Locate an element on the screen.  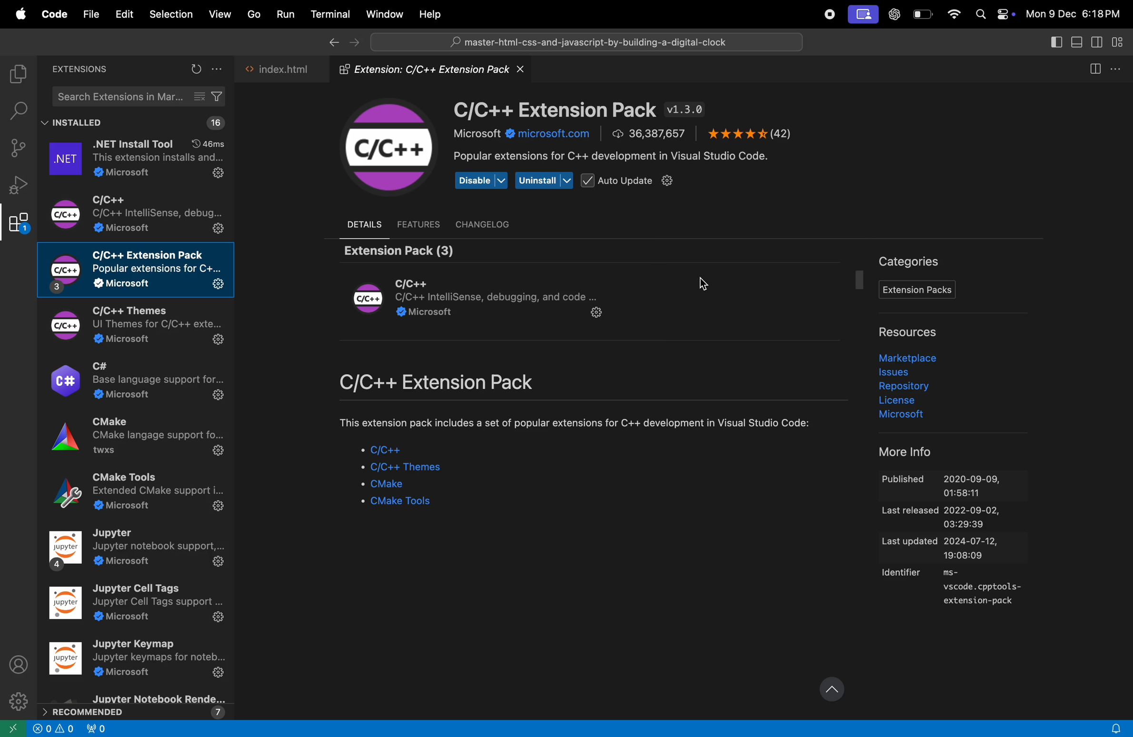
C/c++ extensions is located at coordinates (457, 384).